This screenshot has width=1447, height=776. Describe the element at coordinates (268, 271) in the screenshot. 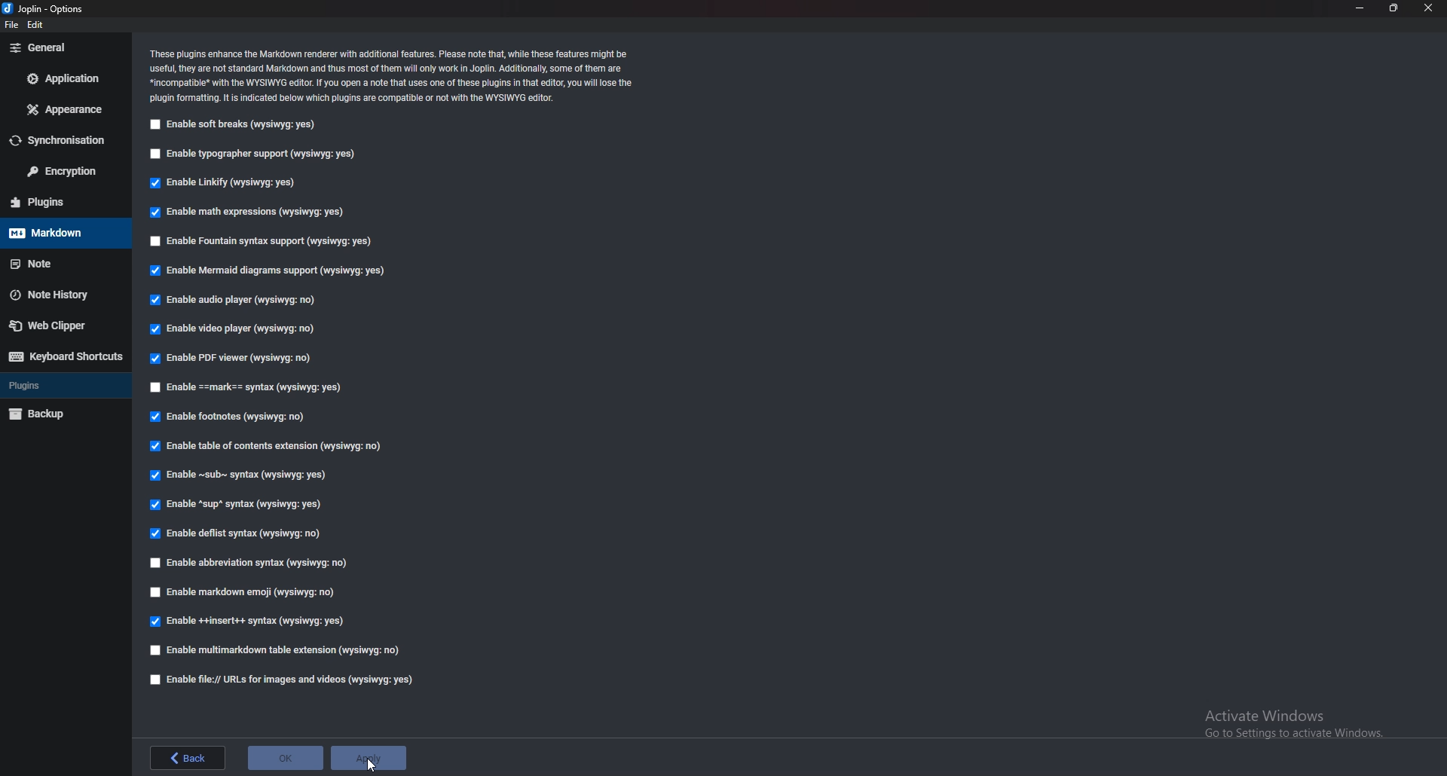

I see `enable mermaid diagram support` at that location.